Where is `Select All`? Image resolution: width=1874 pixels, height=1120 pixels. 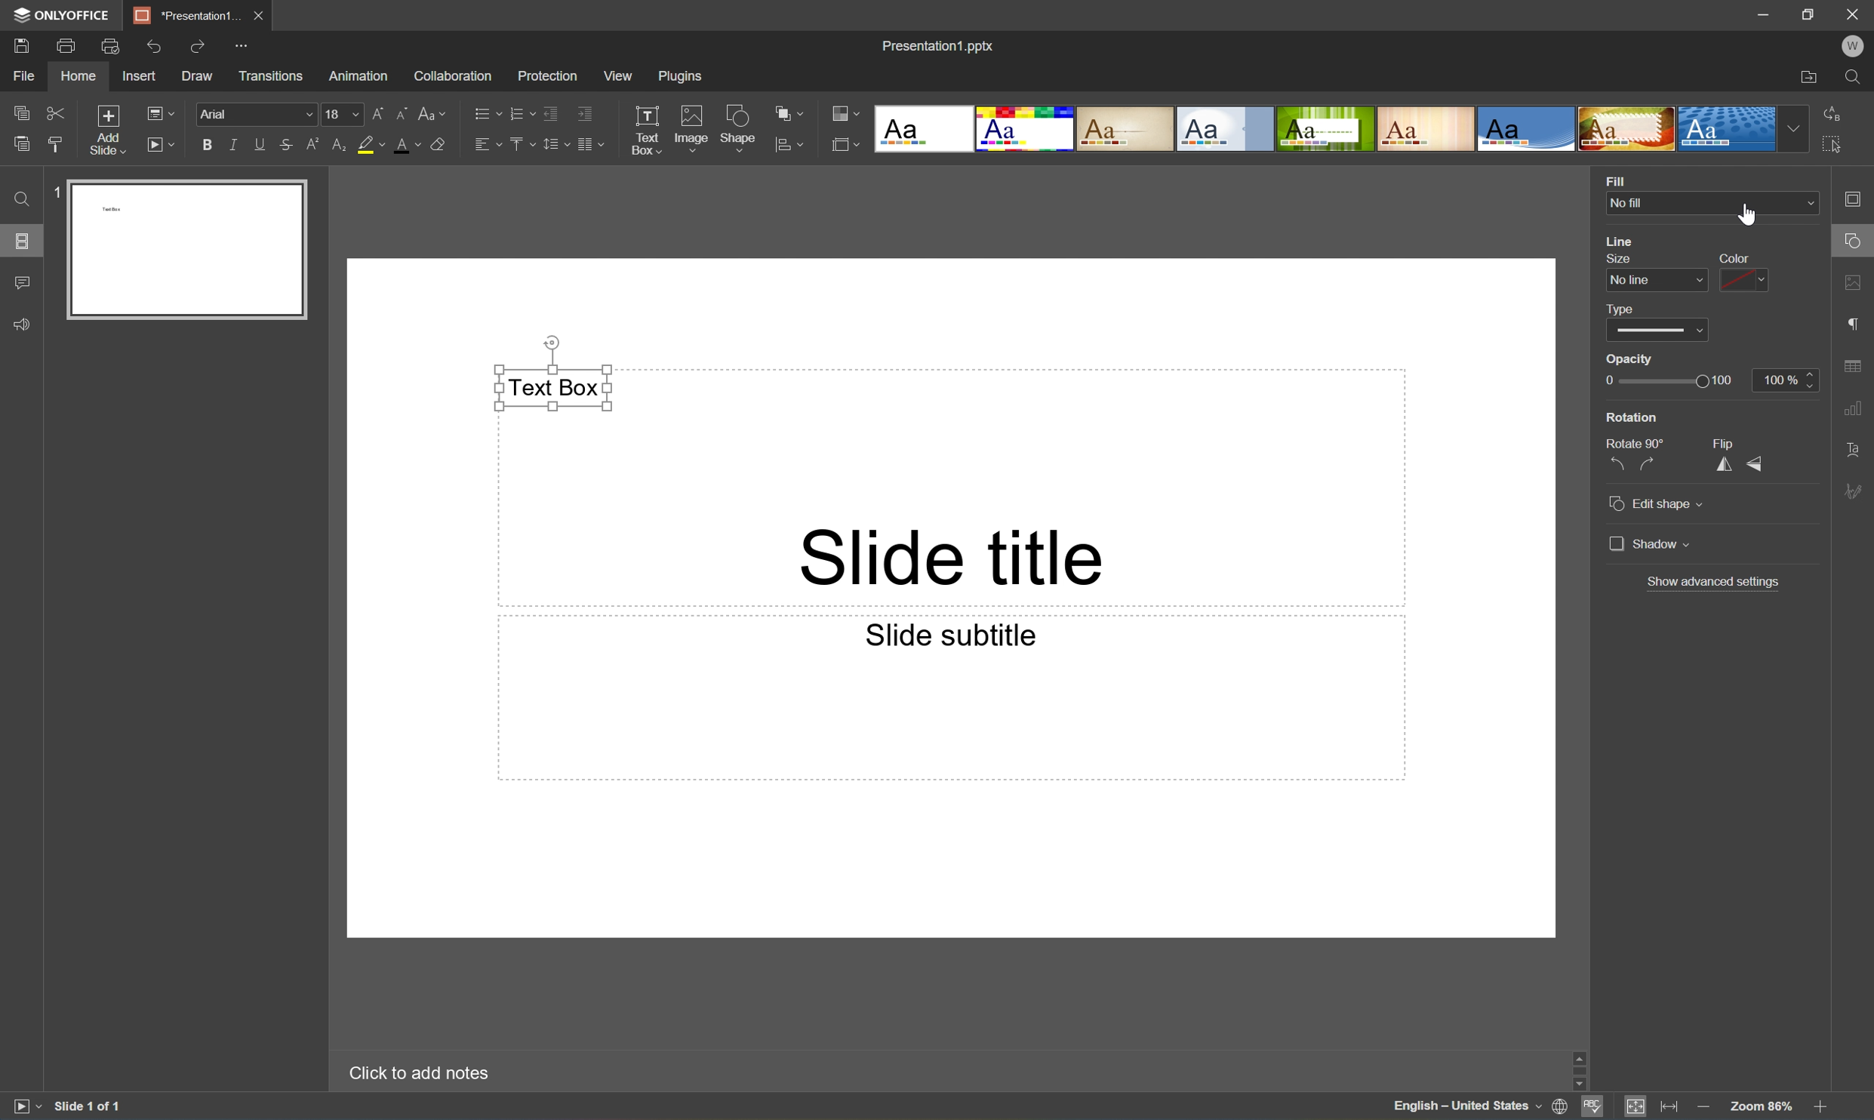
Select All is located at coordinates (1833, 143).